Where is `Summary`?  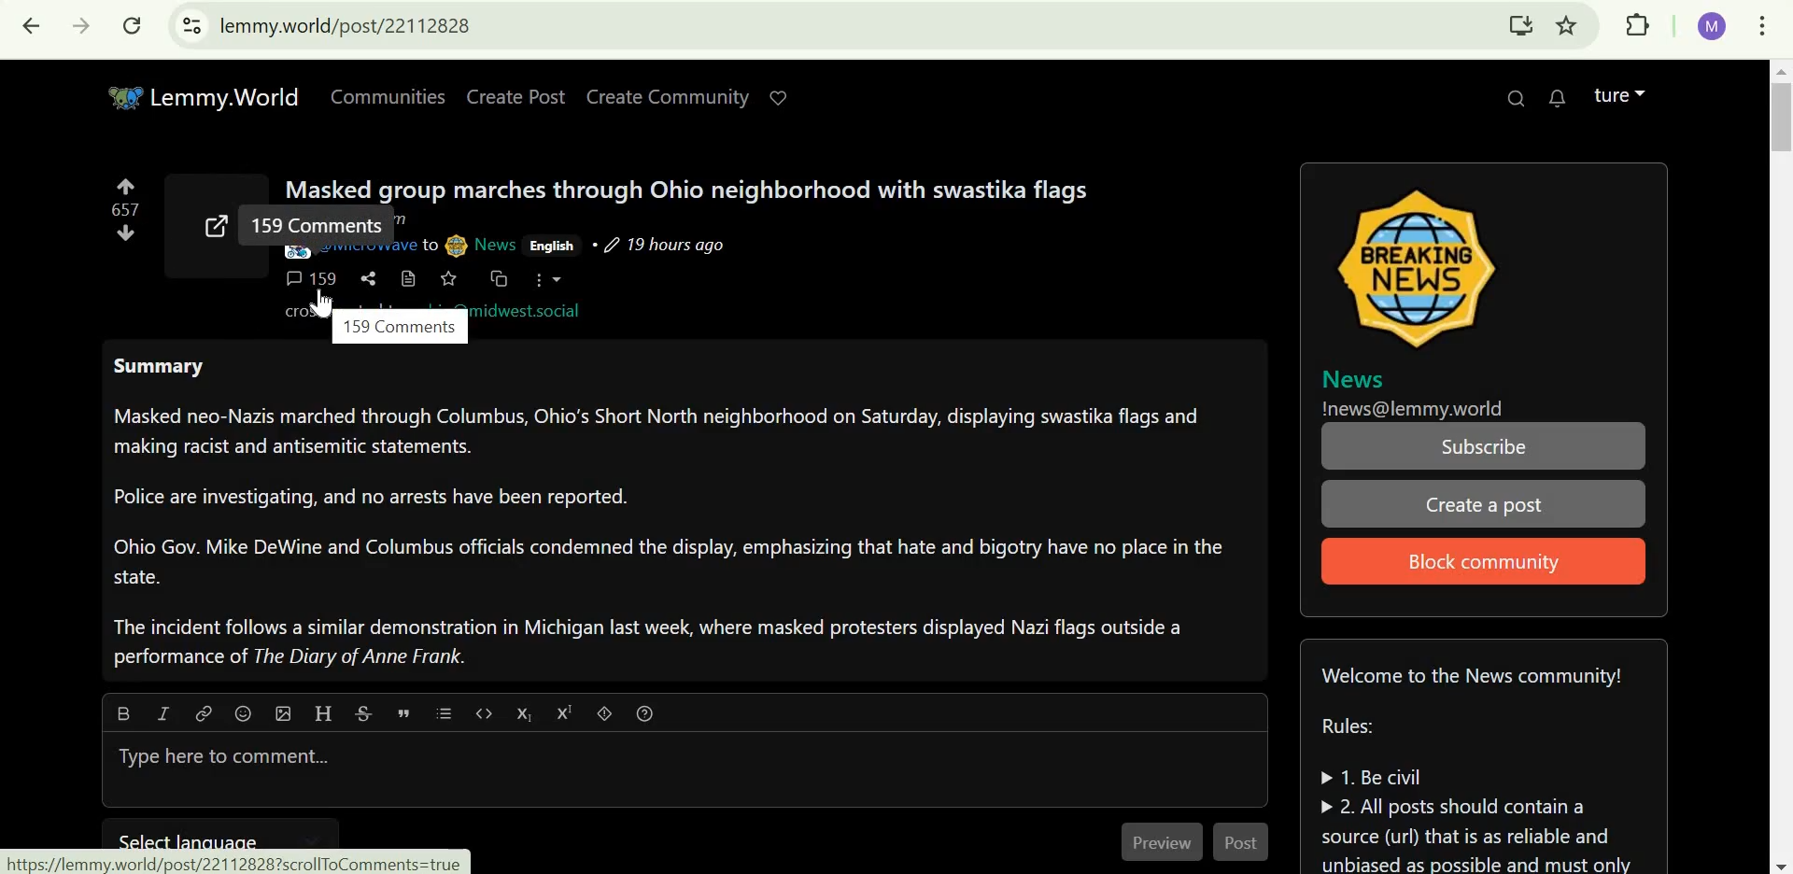 Summary is located at coordinates (673, 518).